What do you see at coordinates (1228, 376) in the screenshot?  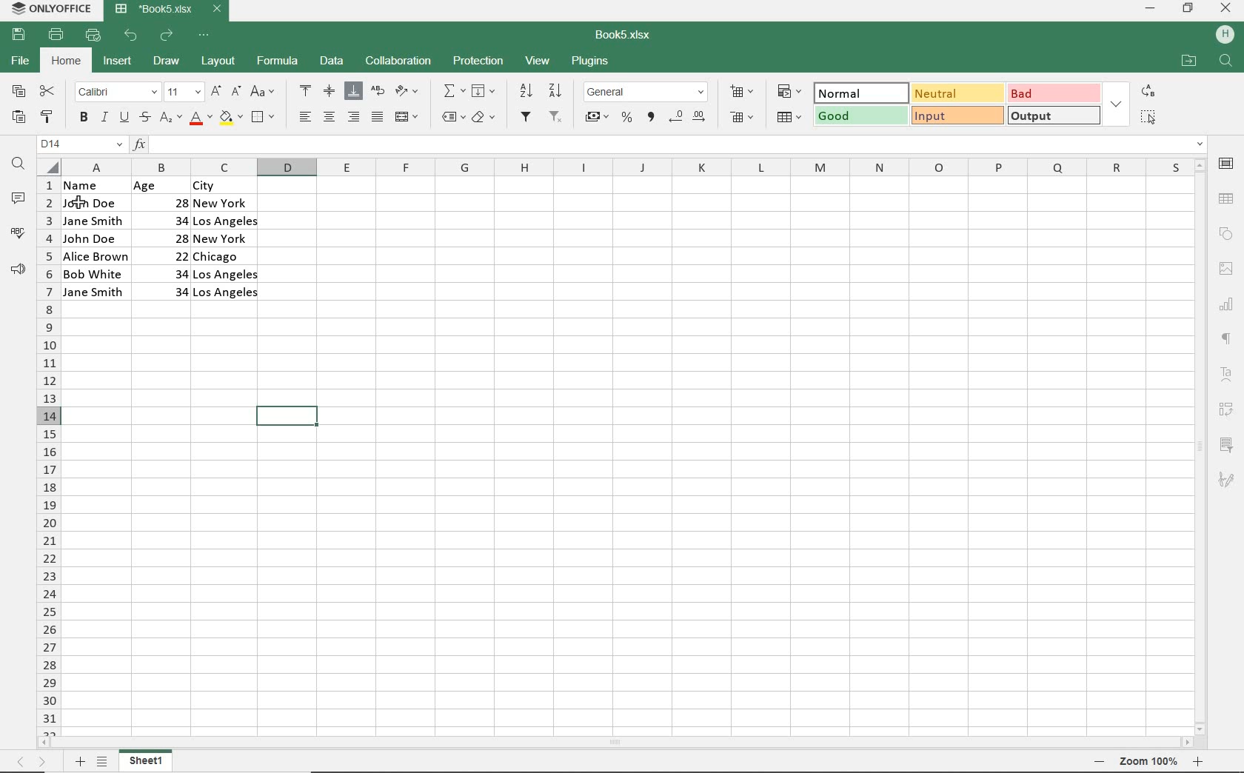 I see `TEXT ART` at bounding box center [1228, 376].